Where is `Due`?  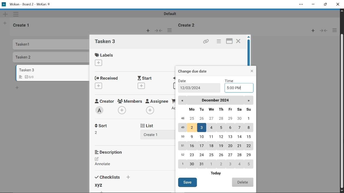
Due is located at coordinates (175, 79).